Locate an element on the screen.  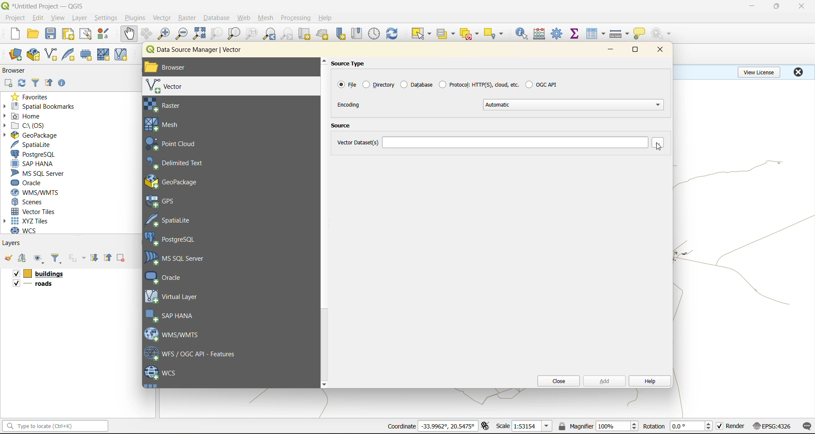
attributes table is located at coordinates (596, 34).